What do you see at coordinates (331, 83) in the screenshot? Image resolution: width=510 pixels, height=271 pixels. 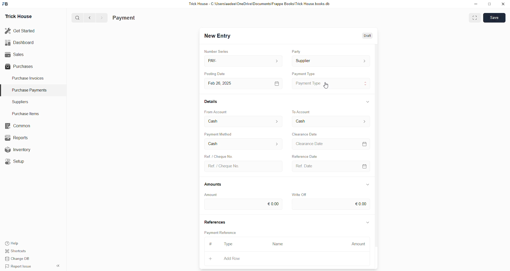 I see ` Payment Type` at bounding box center [331, 83].